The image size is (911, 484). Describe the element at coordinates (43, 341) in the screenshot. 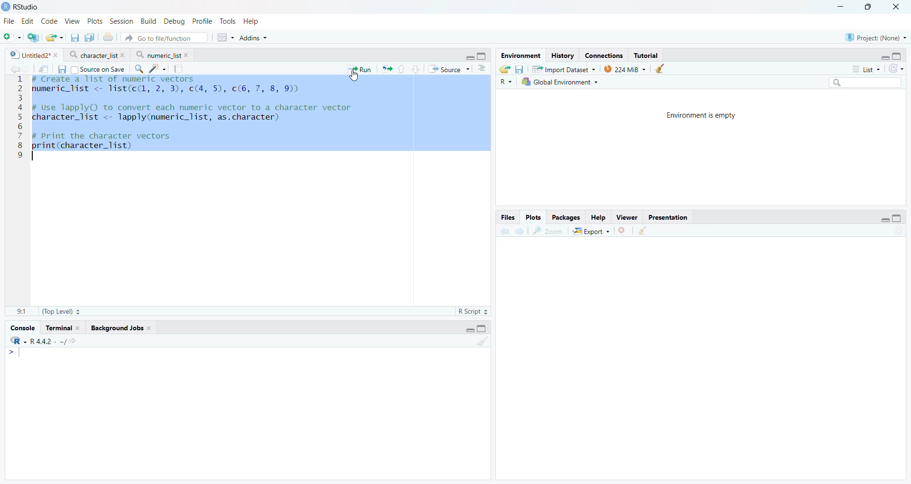

I see `R 4.4.2- ~/` at that location.